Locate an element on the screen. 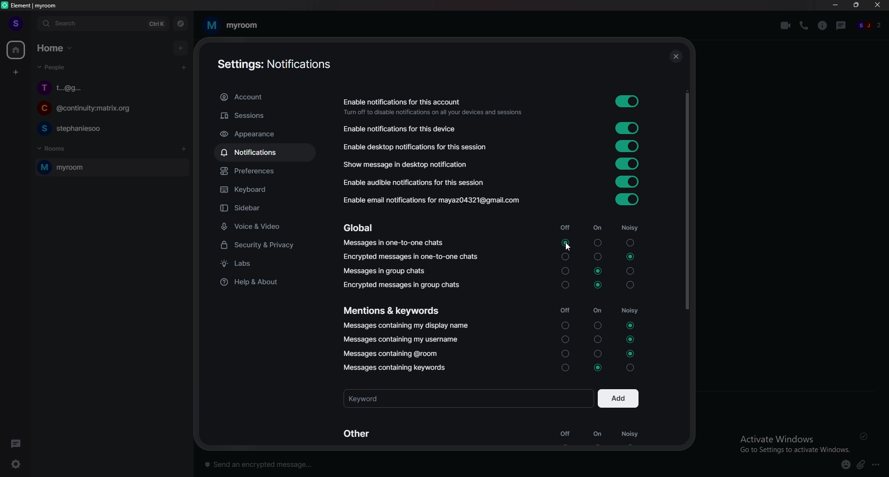 The image size is (889, 477). scroll bar is located at coordinates (686, 198).